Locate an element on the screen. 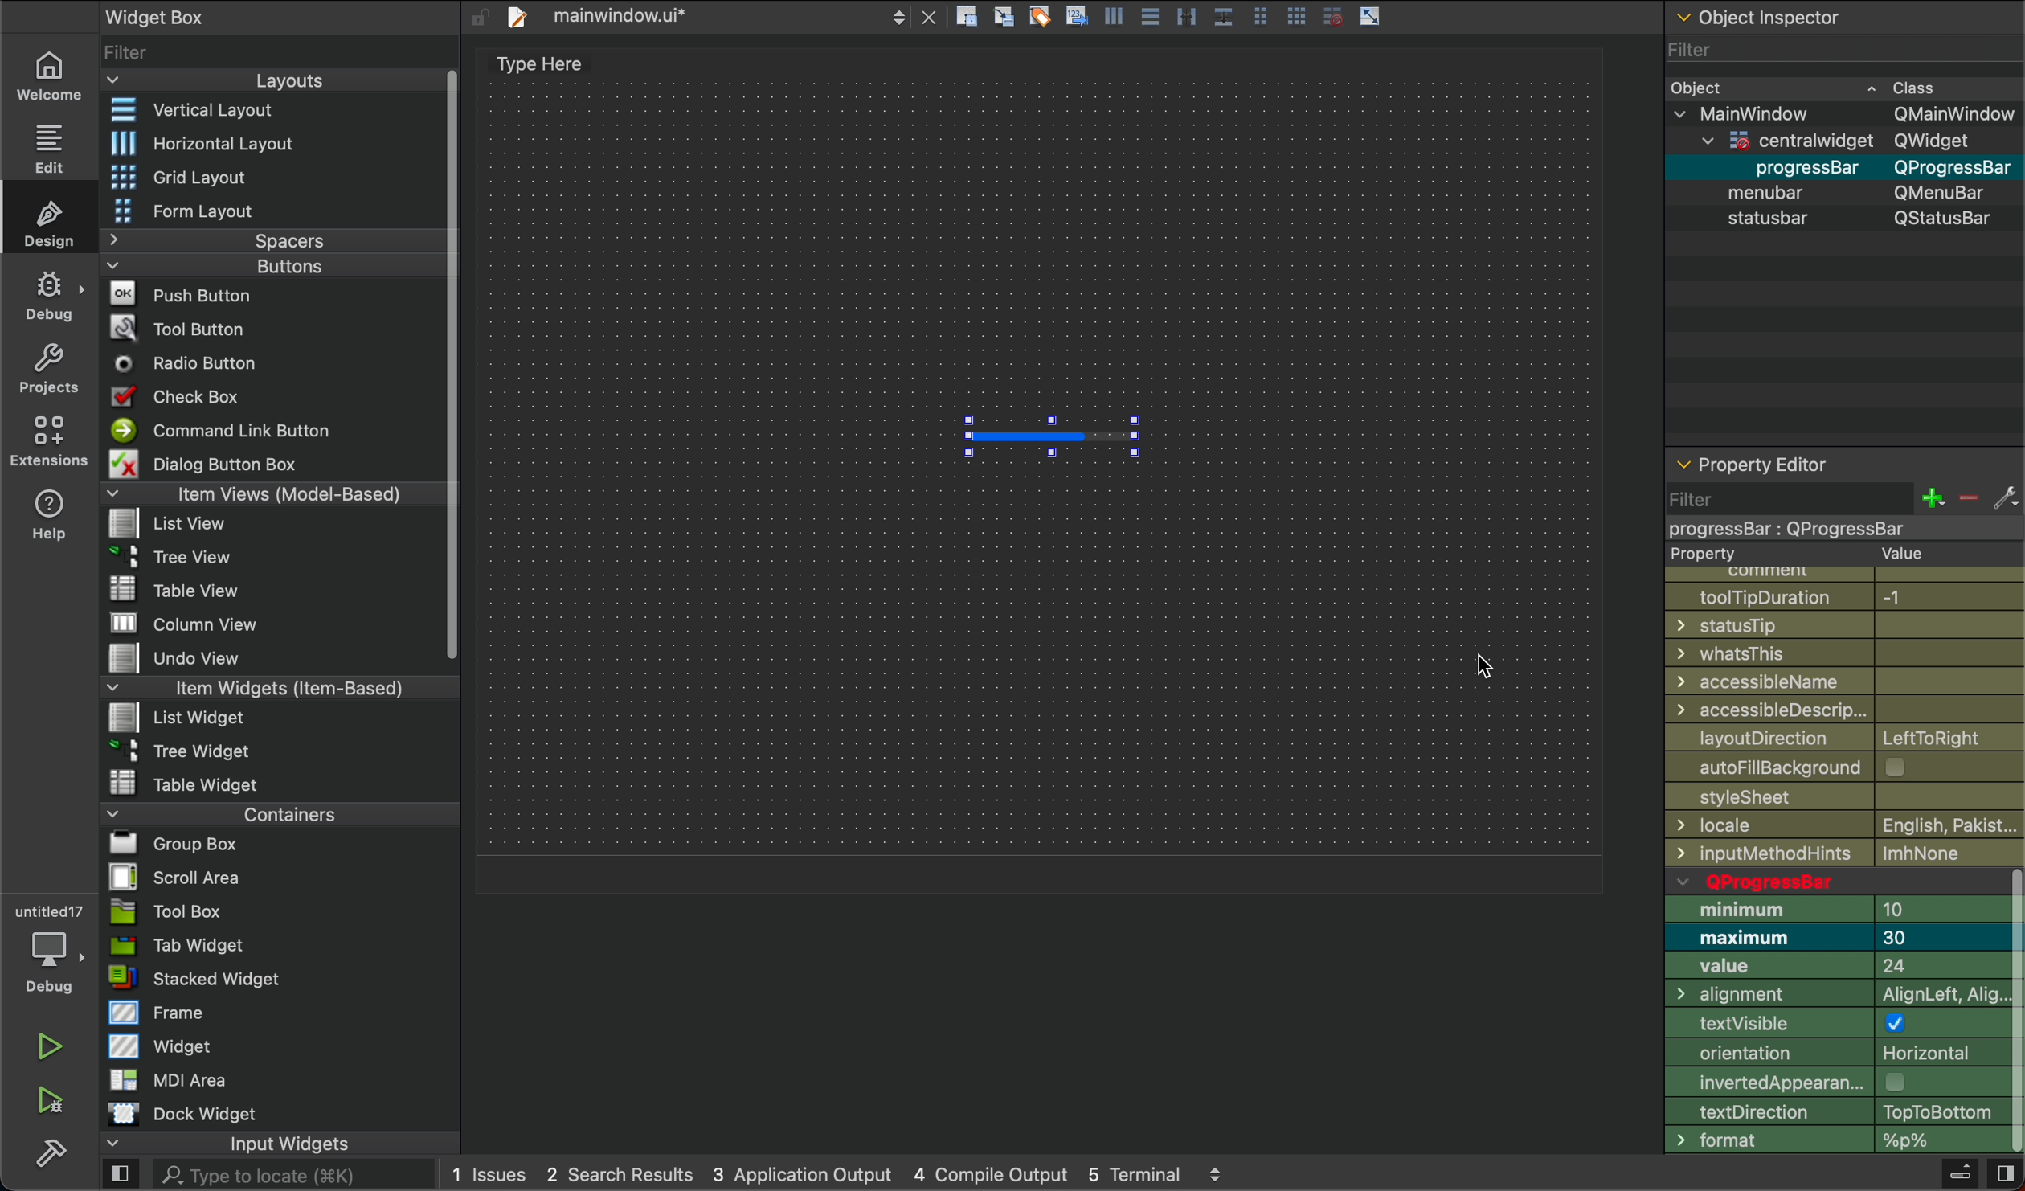  object inspector is located at coordinates (1842, 17).